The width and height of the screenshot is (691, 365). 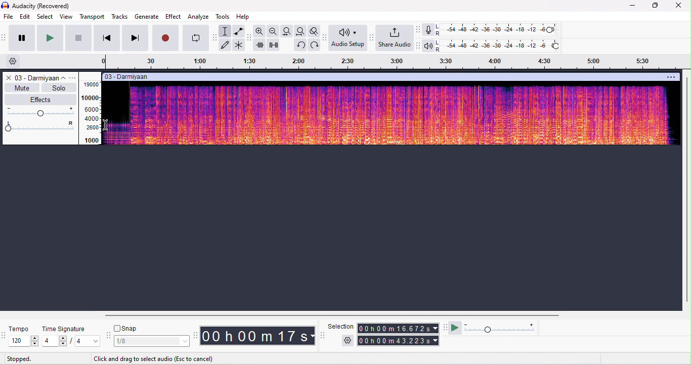 What do you see at coordinates (655, 7) in the screenshot?
I see `maximize` at bounding box center [655, 7].